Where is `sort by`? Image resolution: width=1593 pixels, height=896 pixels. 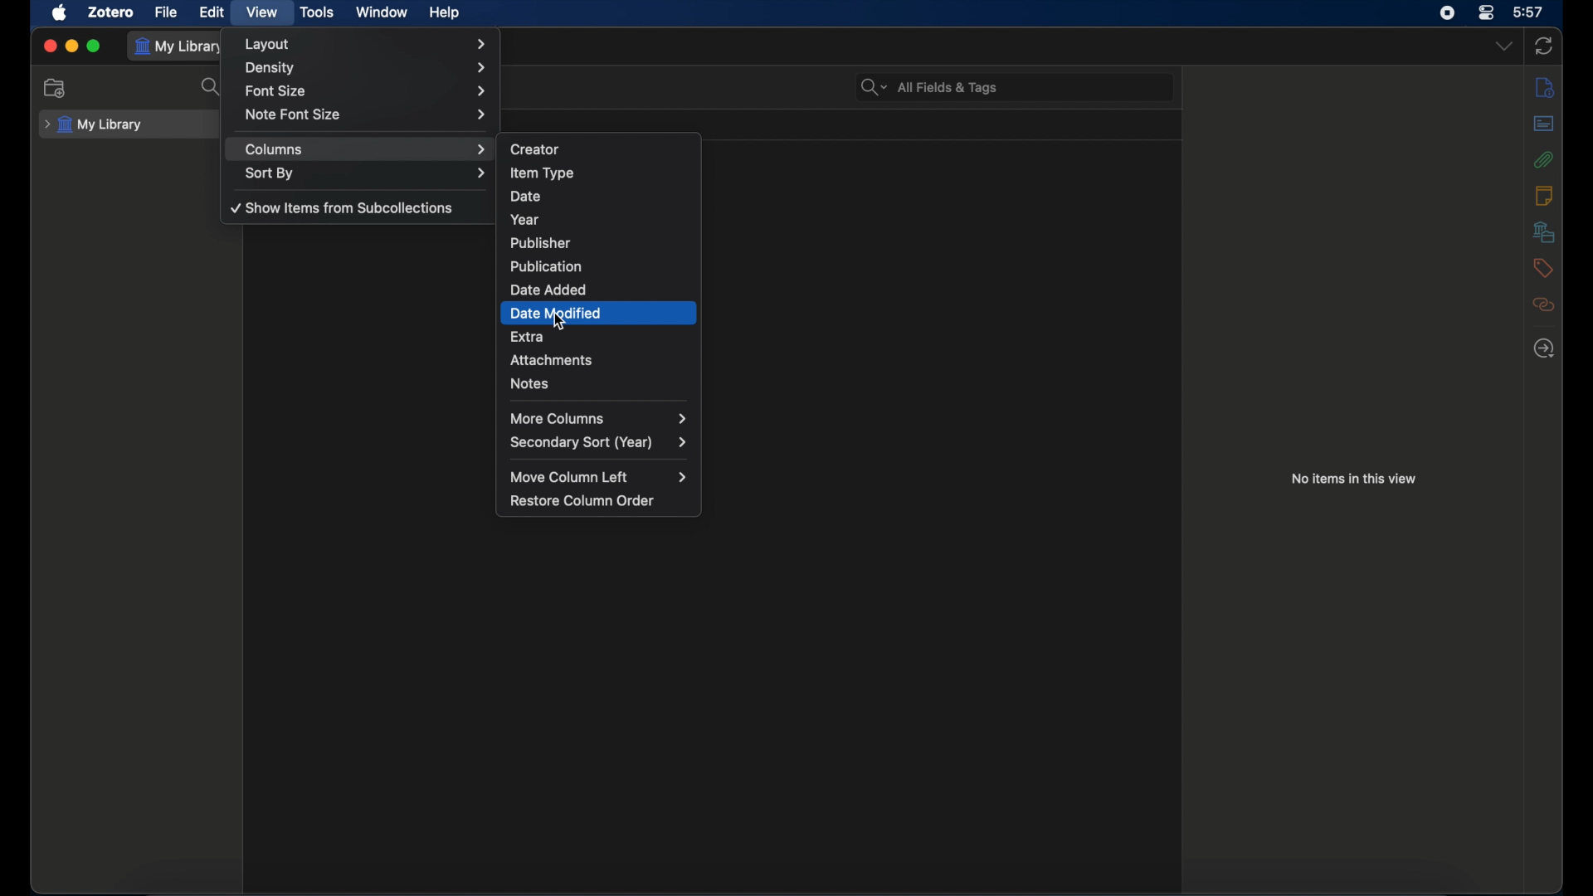 sort by is located at coordinates (365, 173).